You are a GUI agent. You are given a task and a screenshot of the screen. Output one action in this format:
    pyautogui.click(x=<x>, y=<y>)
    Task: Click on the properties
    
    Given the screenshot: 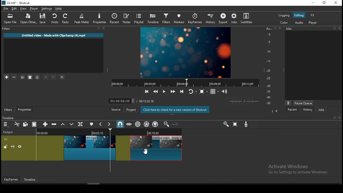 What is the action you would take?
    pyautogui.click(x=99, y=18)
    